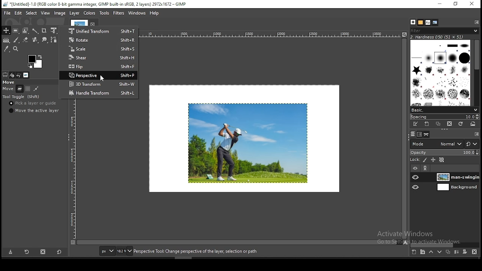 The width and height of the screenshot is (482, 271). Describe the element at coordinates (424, 160) in the screenshot. I see `lock pixels` at that location.